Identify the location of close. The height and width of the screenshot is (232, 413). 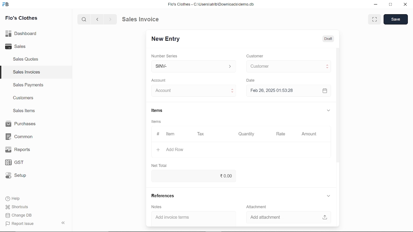
(405, 5).